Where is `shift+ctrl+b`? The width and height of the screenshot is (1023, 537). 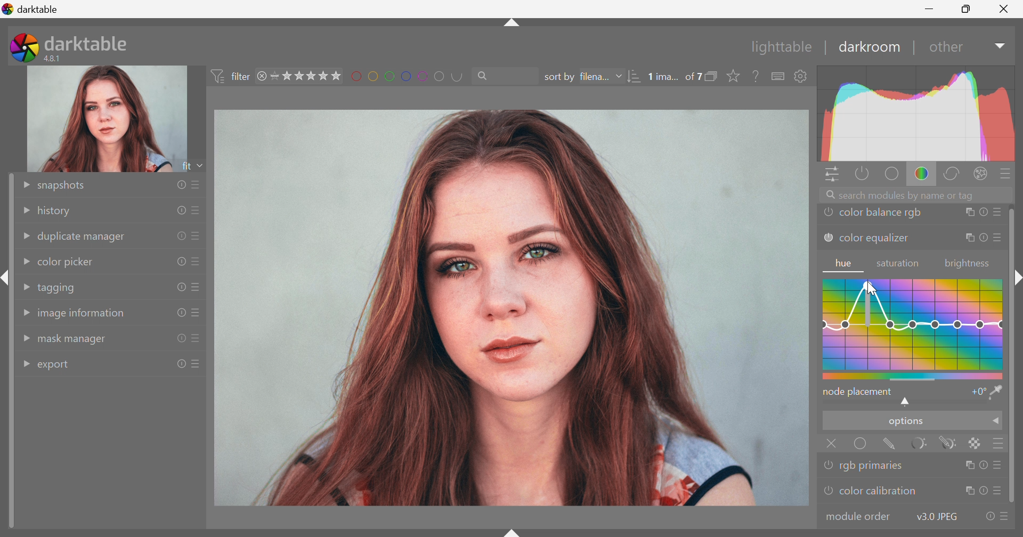 shift+ctrl+b is located at coordinates (513, 531).